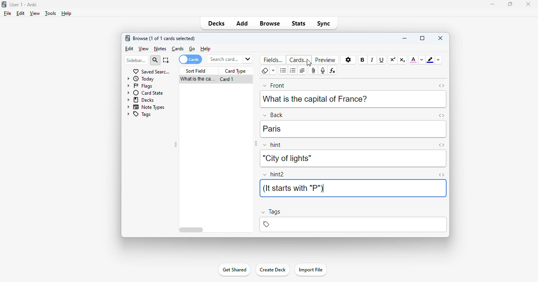 The height and width of the screenshot is (282, 538). What do you see at coordinates (314, 71) in the screenshot?
I see `attach pictures/audio/video` at bounding box center [314, 71].